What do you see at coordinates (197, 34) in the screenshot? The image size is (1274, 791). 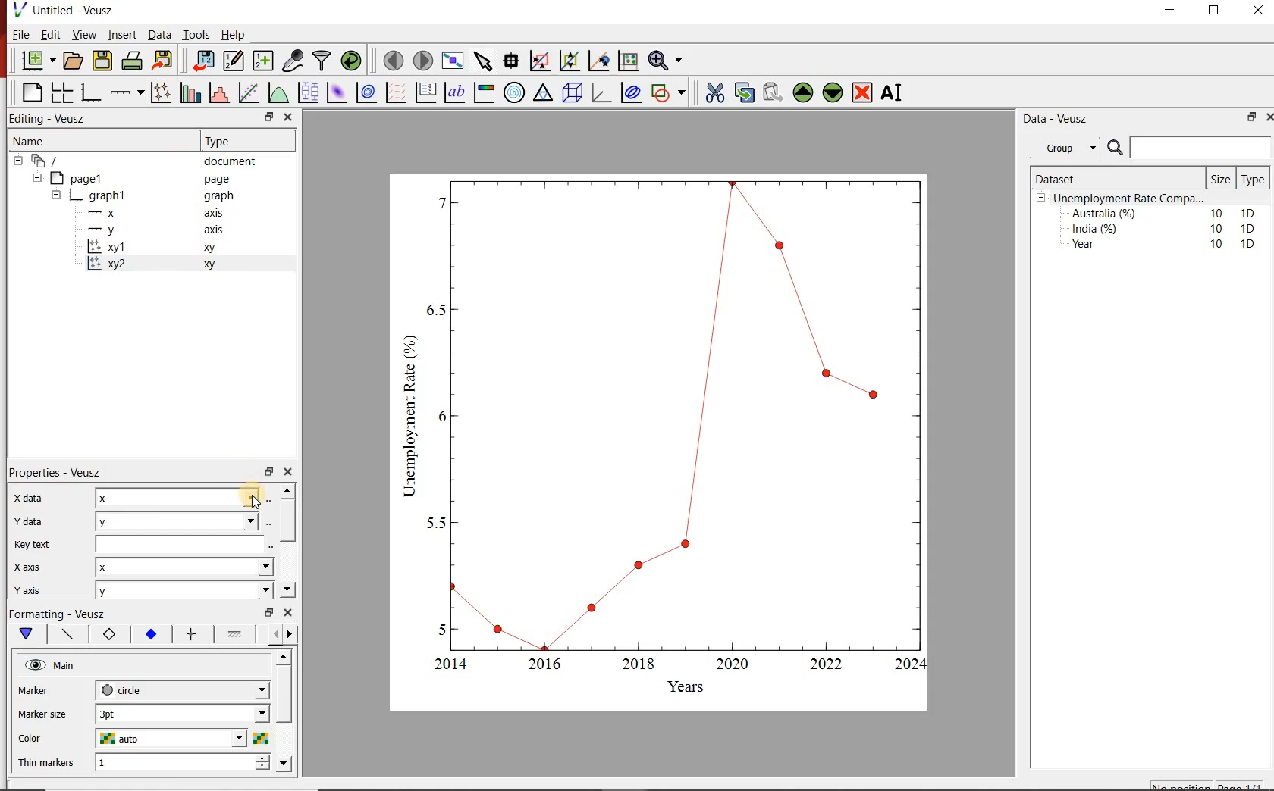 I see `Tools` at bounding box center [197, 34].